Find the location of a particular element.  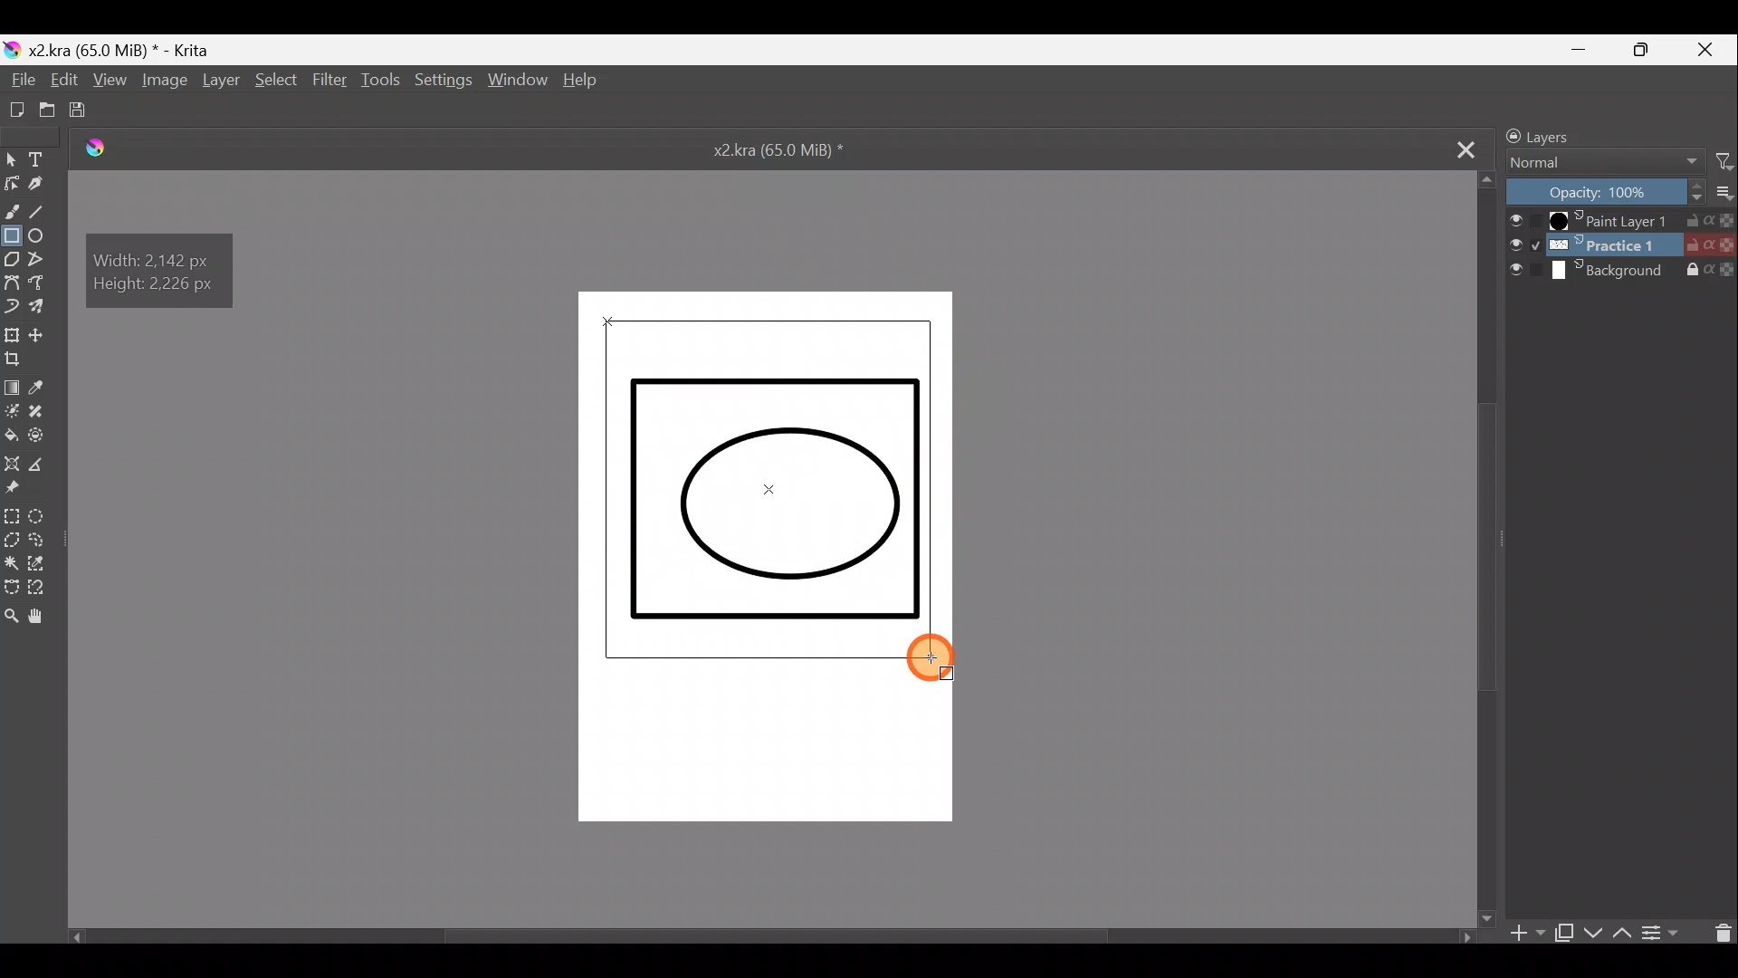

Multibrush tool is located at coordinates (44, 307).